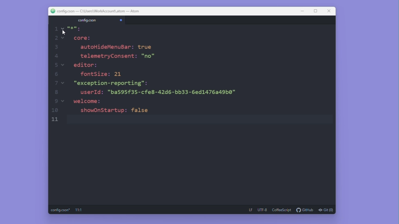 This screenshot has width=399, height=224. Describe the element at coordinates (302, 11) in the screenshot. I see `Minimise` at that location.